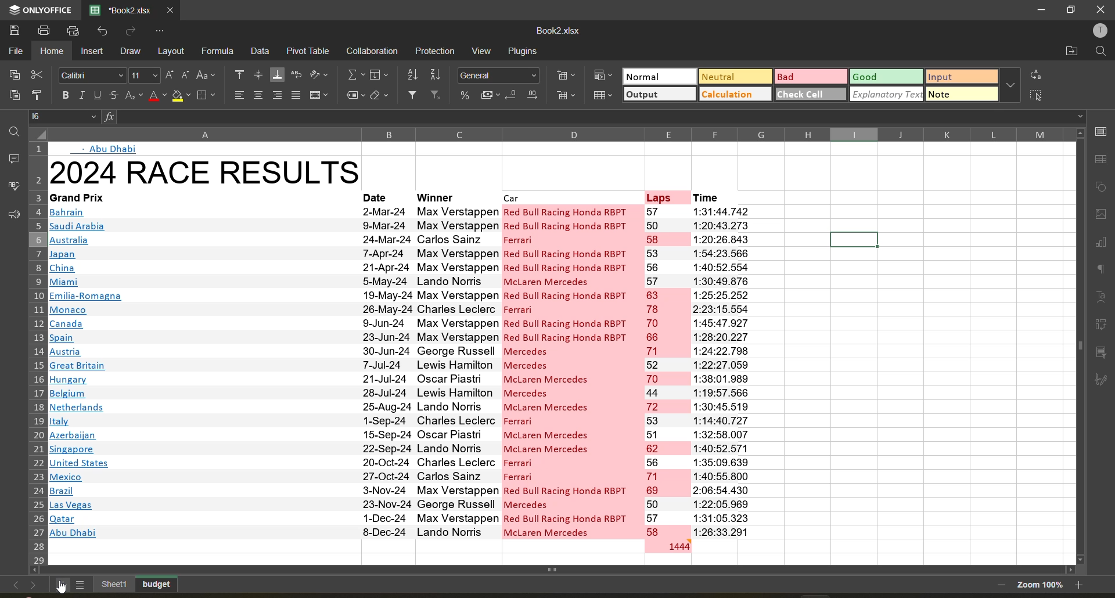  Describe the element at coordinates (262, 53) in the screenshot. I see `data` at that location.